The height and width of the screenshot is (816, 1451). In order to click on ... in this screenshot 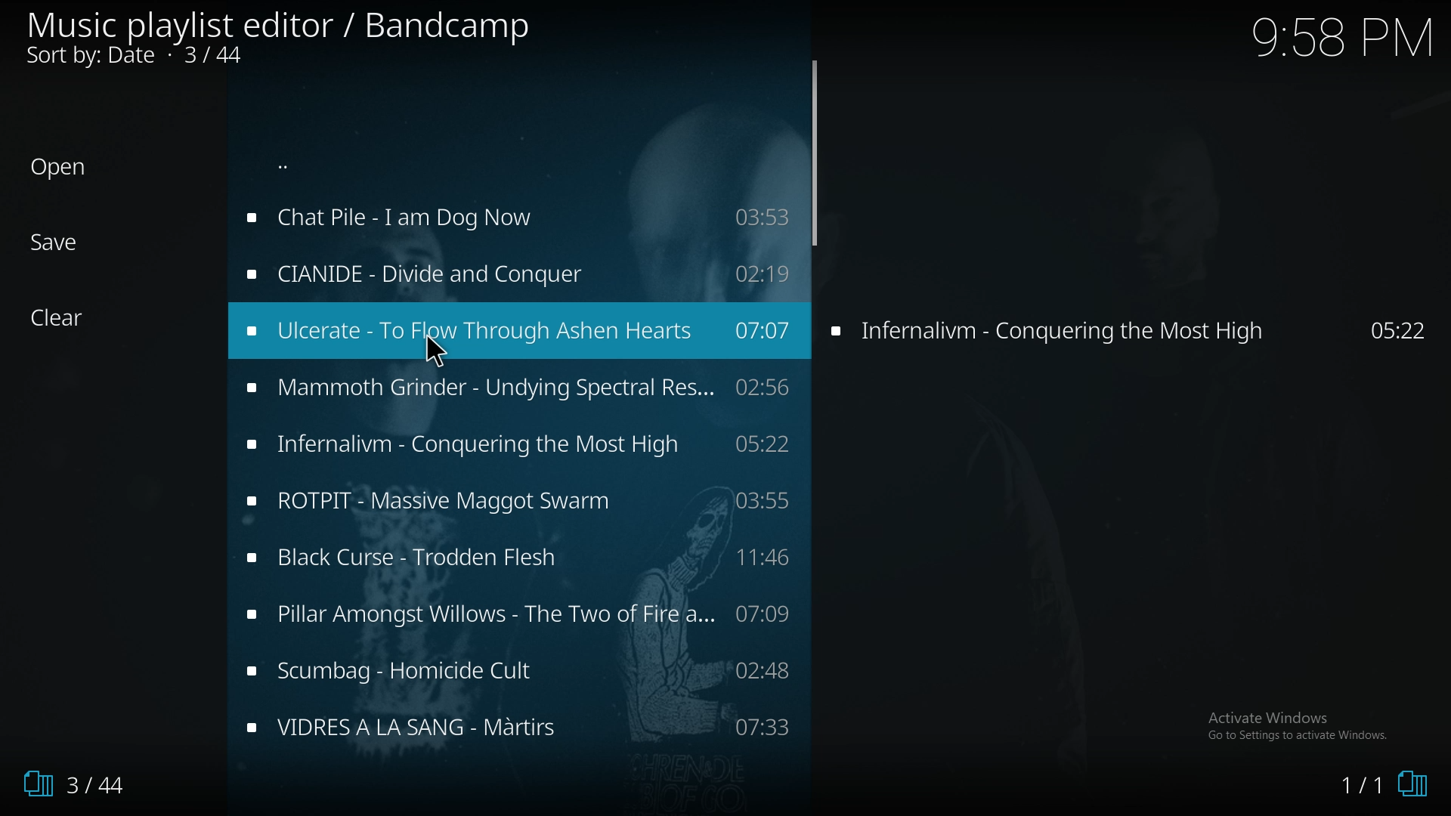, I will do `click(293, 159)`.